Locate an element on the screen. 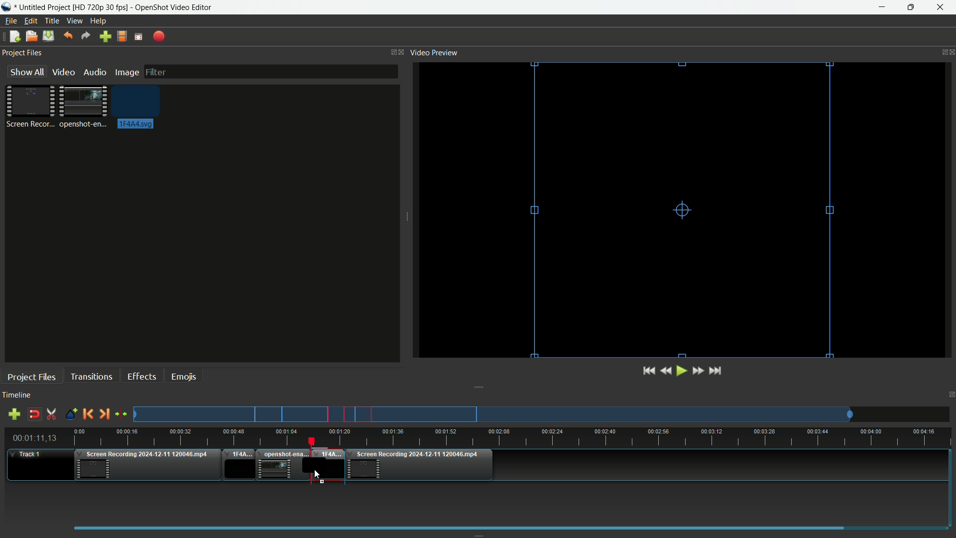 Image resolution: width=956 pixels, height=538 pixels. File menu is located at coordinates (9, 22).